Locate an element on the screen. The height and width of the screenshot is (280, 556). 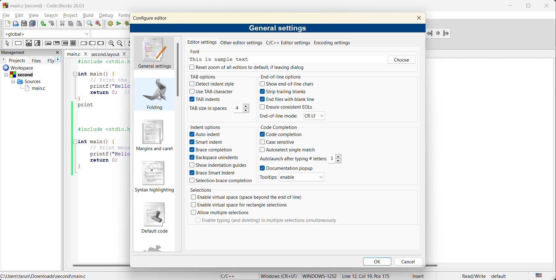
this is sample text is located at coordinates (222, 60).